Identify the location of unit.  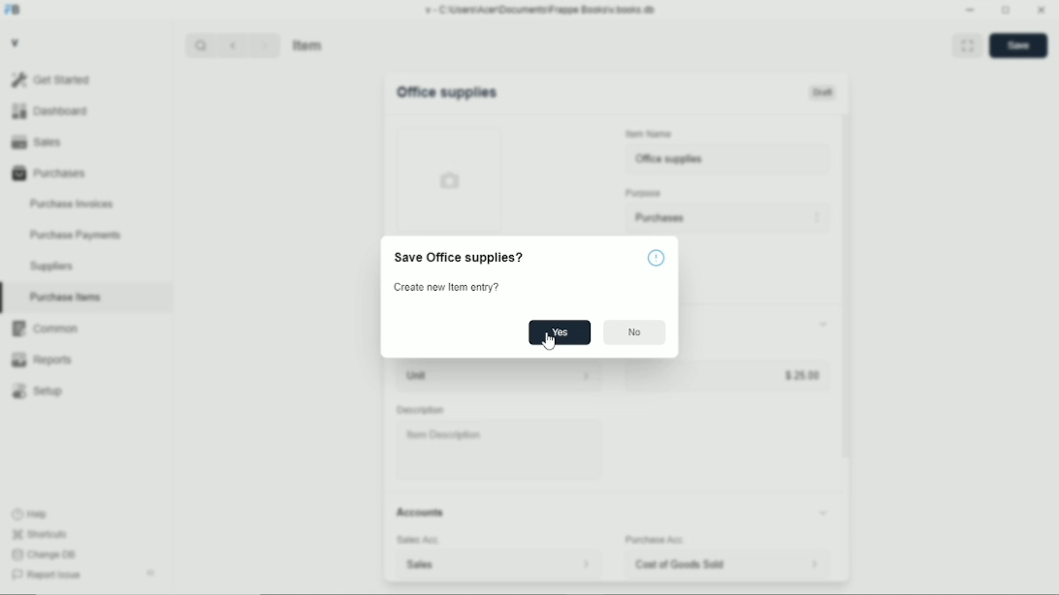
(475, 376).